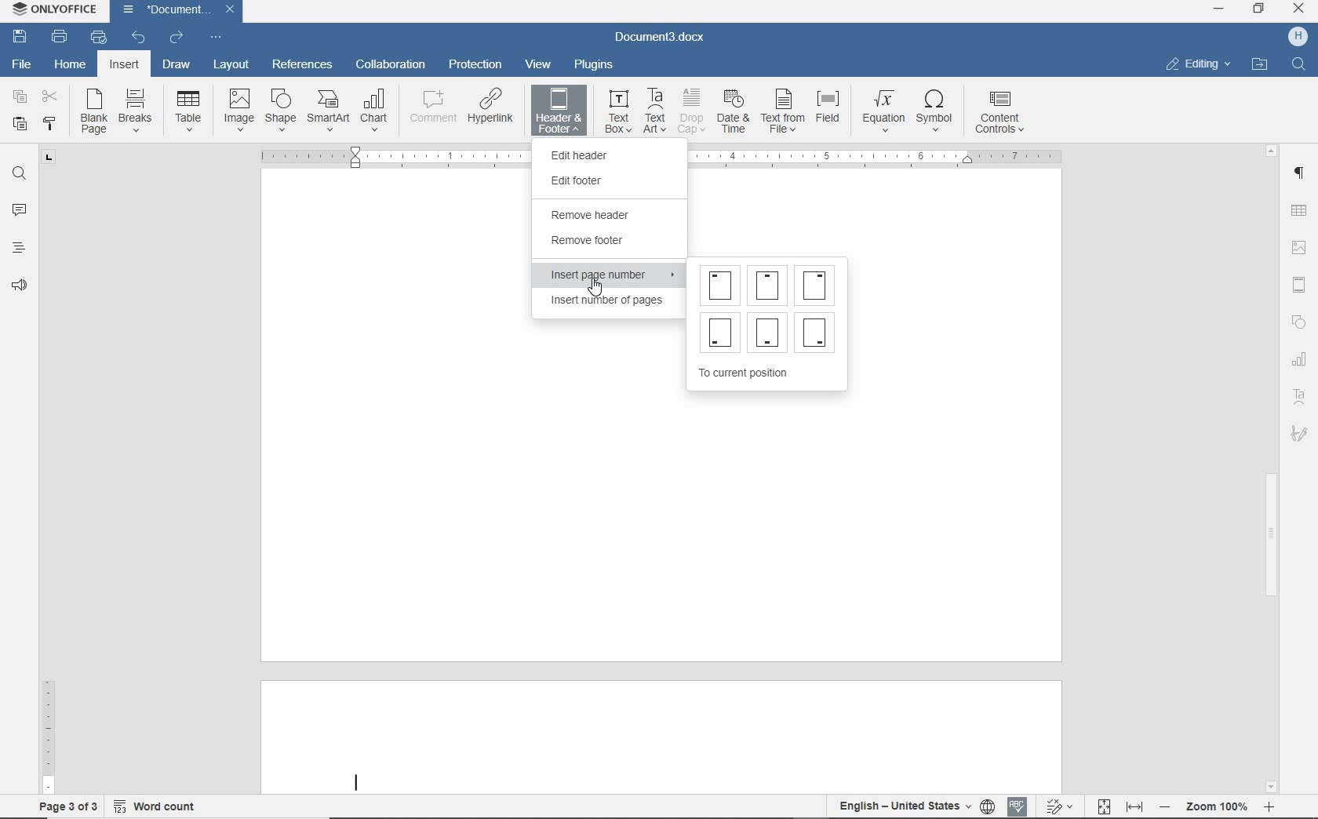 The image size is (1318, 819). I want to click on SET DOCUMENT LANGUAGE, so click(988, 806).